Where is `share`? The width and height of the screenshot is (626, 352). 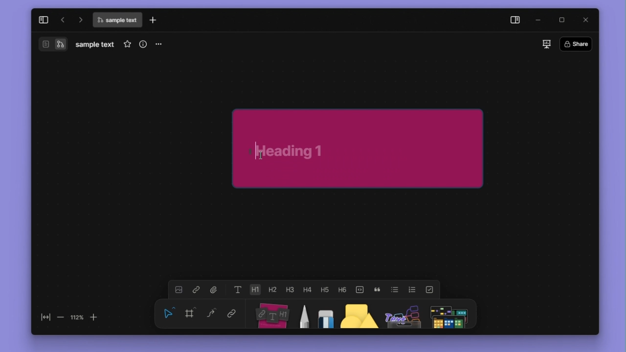
share is located at coordinates (576, 44).